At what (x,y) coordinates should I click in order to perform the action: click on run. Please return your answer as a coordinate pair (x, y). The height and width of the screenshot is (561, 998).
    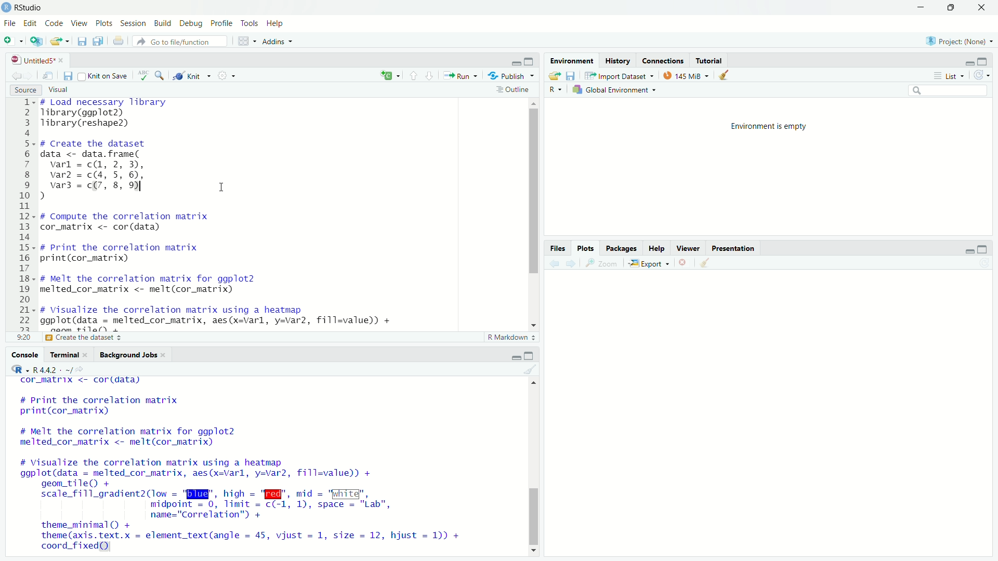
    Looking at the image, I should click on (459, 76).